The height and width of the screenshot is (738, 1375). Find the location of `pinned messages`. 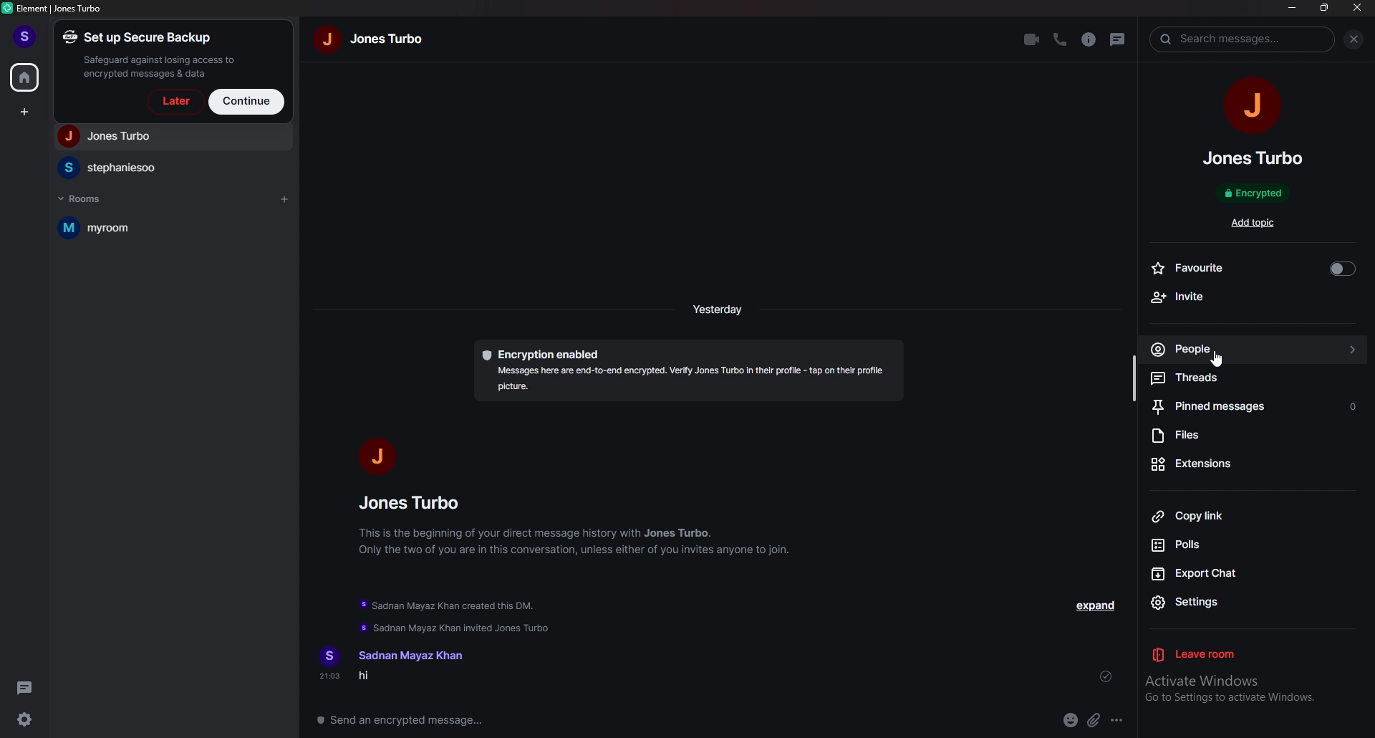

pinned messages is located at coordinates (1258, 406).